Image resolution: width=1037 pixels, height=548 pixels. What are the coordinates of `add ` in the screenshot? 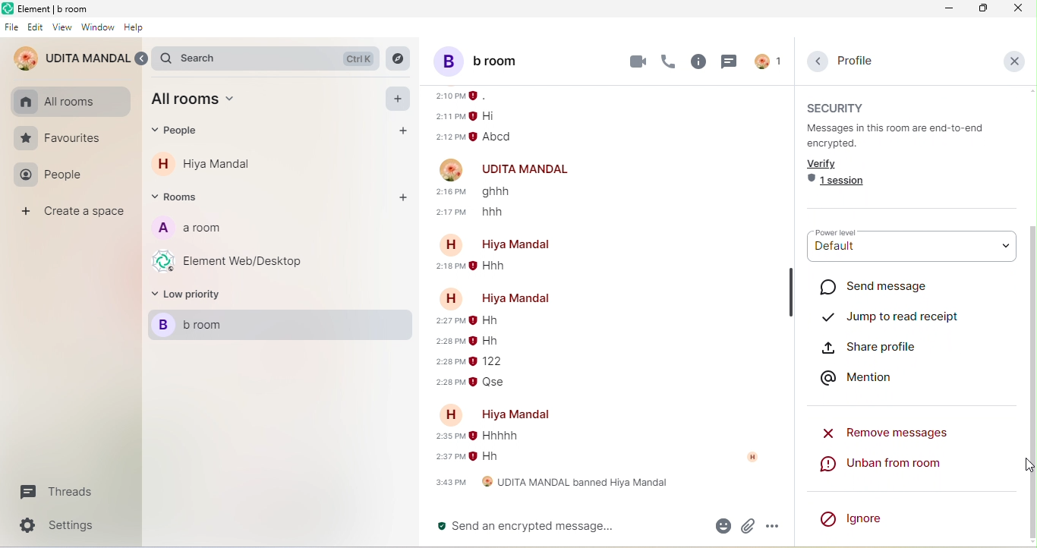 It's located at (400, 99).